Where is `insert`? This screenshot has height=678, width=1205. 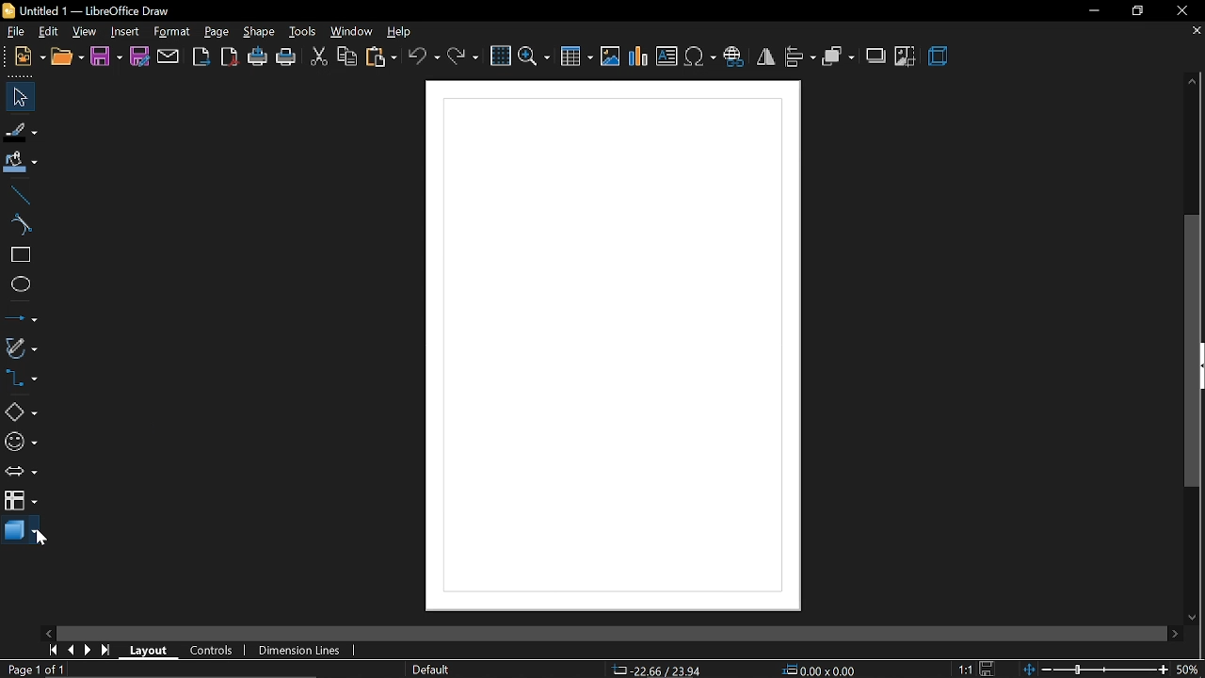
insert is located at coordinates (125, 31).